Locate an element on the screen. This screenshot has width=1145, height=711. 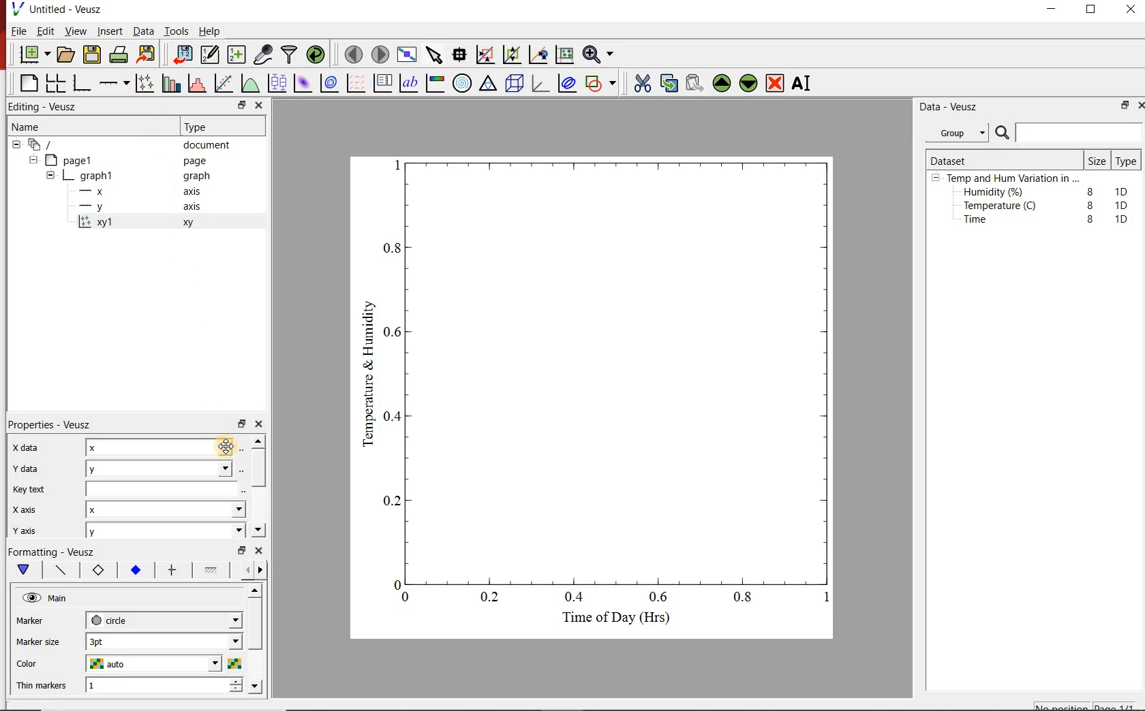
edit text is located at coordinates (239, 490).